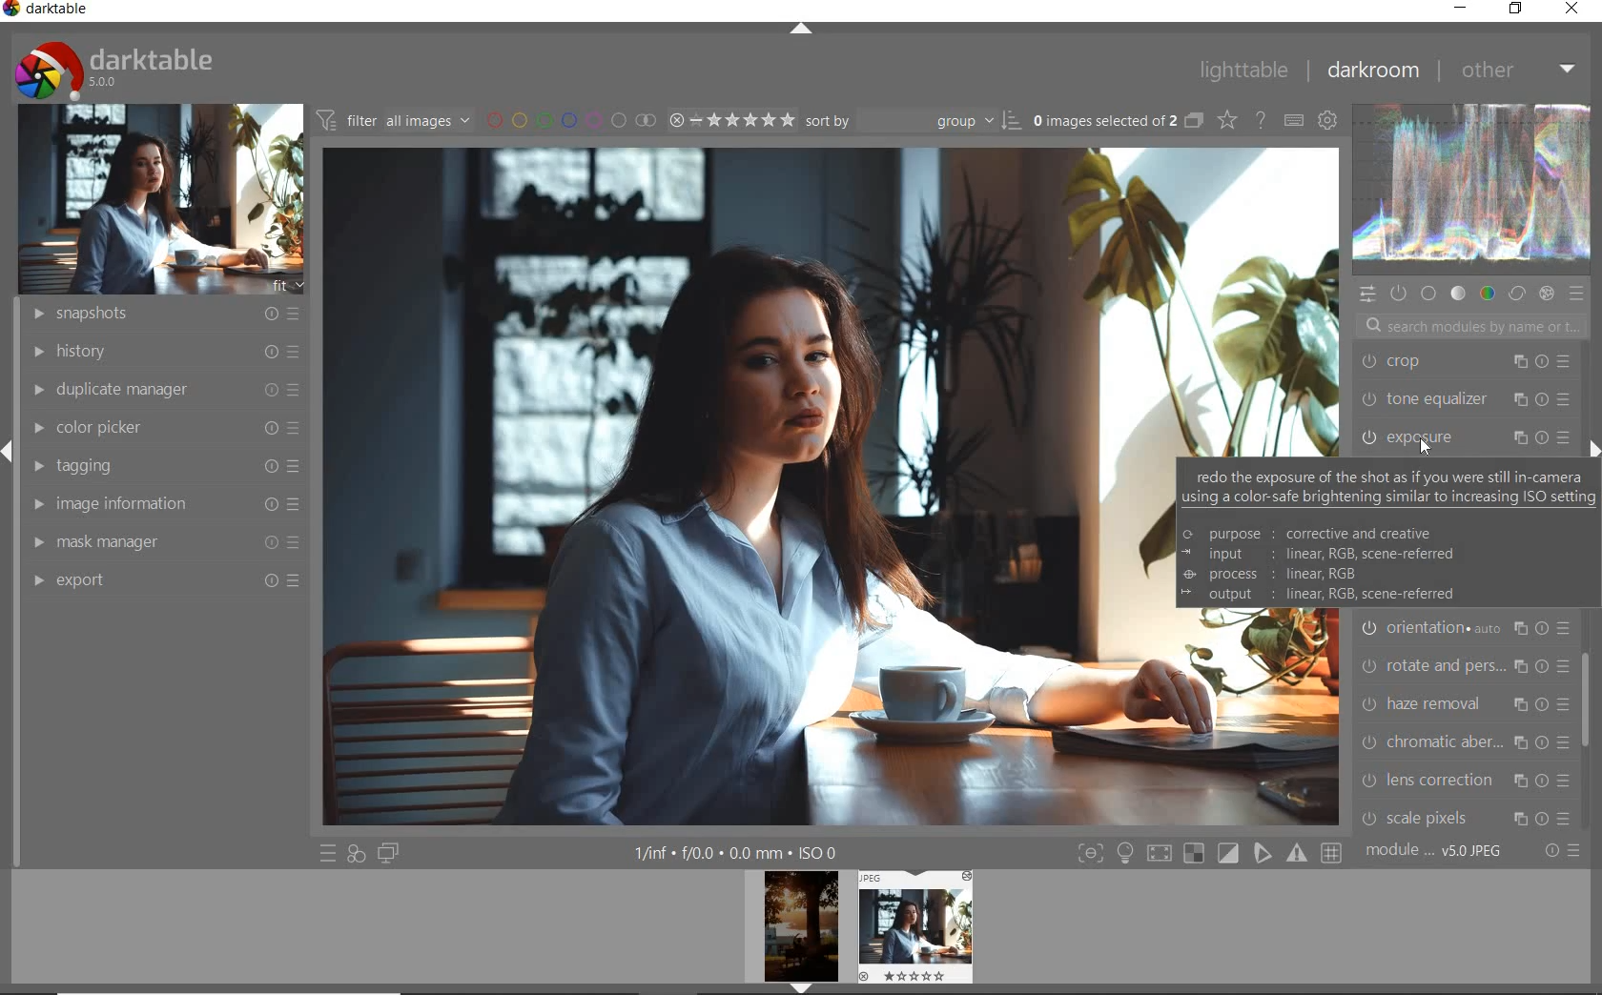  What do you see at coordinates (1426, 449) in the screenshot?
I see `Cursor` at bounding box center [1426, 449].